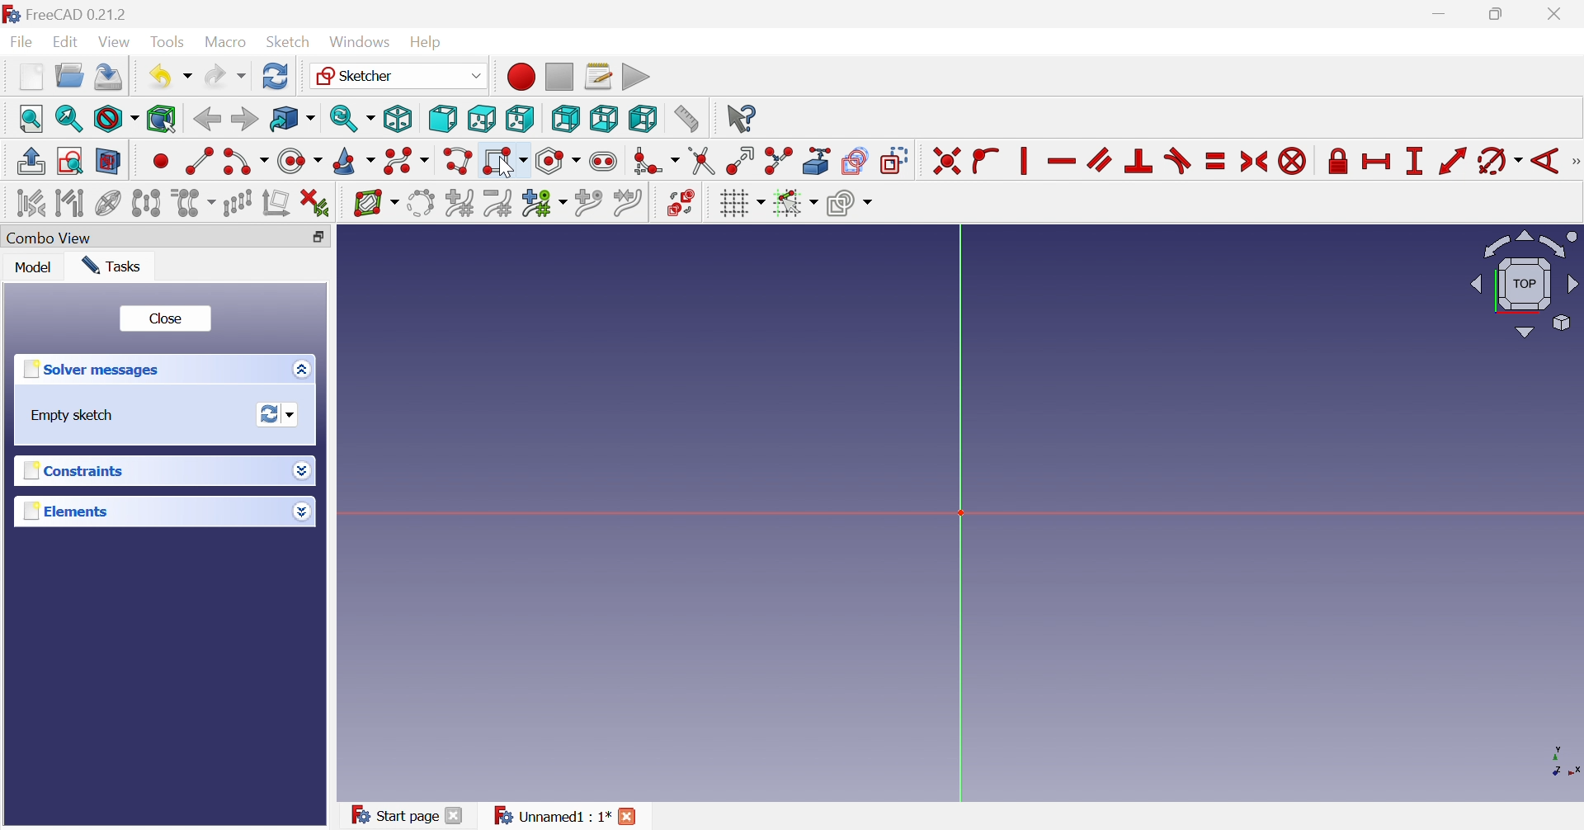 This screenshot has width=1584, height=830. What do you see at coordinates (740, 118) in the screenshot?
I see `What's this?` at bounding box center [740, 118].